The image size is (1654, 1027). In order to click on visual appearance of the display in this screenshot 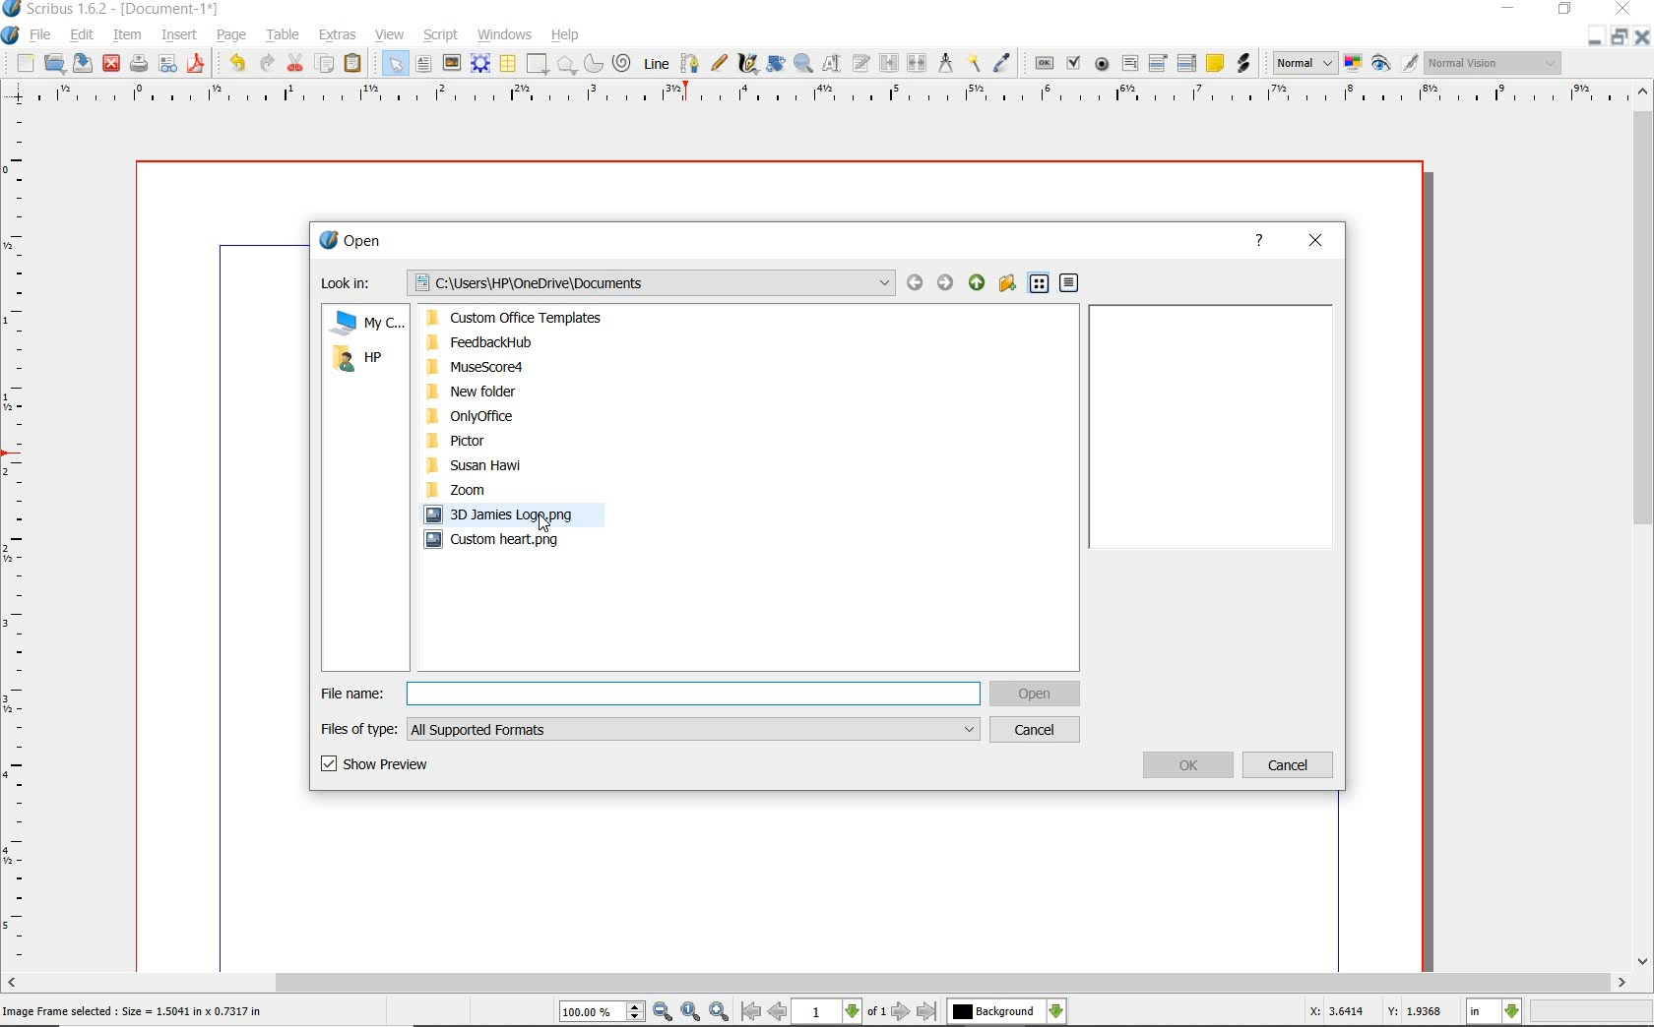, I will do `click(1491, 63)`.